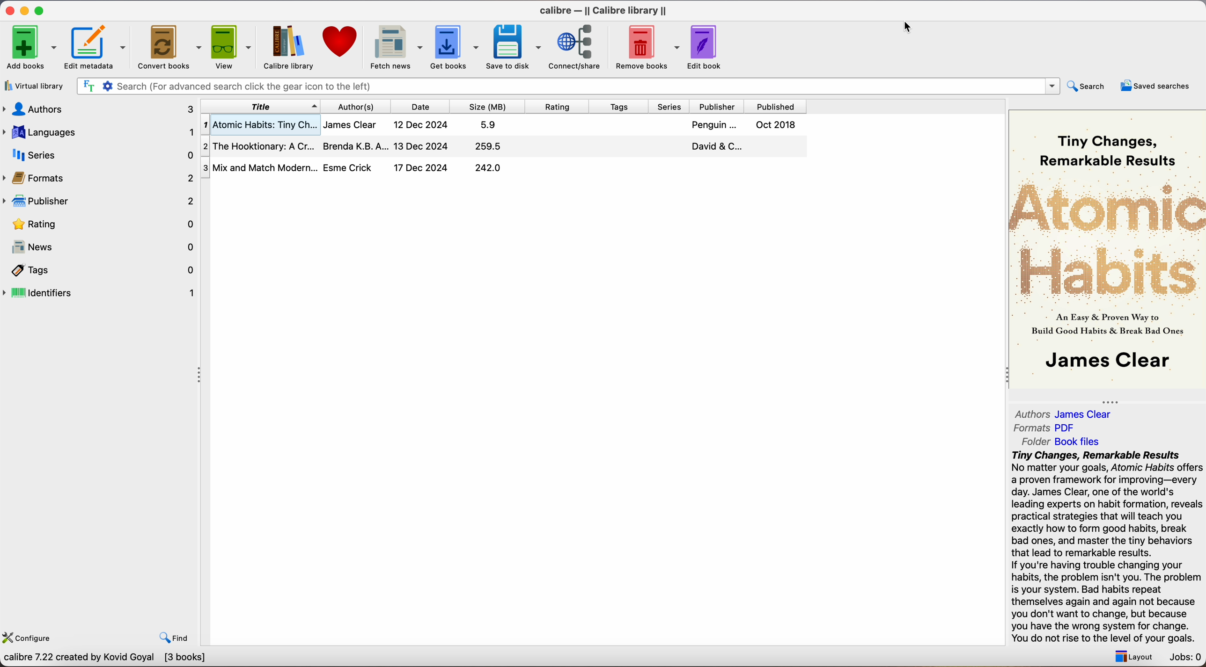 The height and width of the screenshot is (667, 1206). I want to click on close, so click(9, 10).